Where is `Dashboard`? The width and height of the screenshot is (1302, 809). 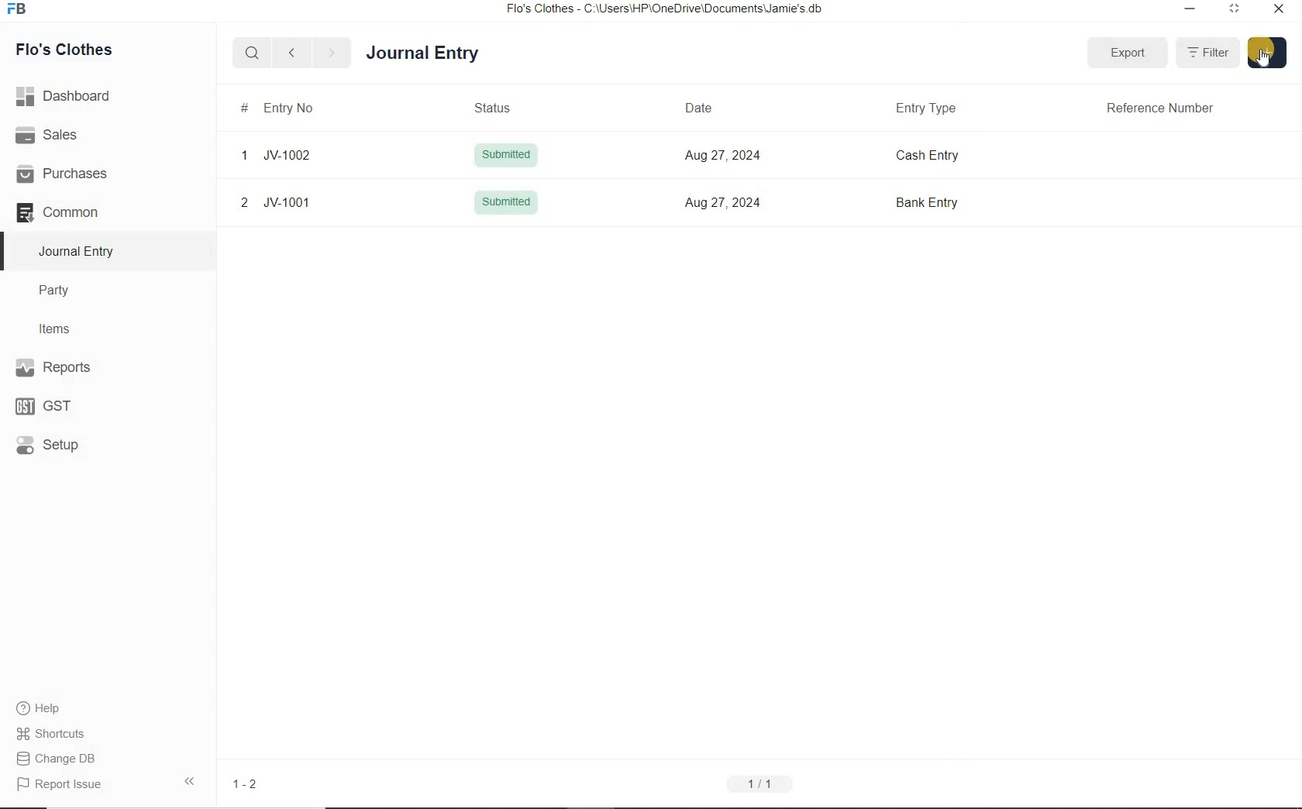 Dashboard is located at coordinates (69, 95).